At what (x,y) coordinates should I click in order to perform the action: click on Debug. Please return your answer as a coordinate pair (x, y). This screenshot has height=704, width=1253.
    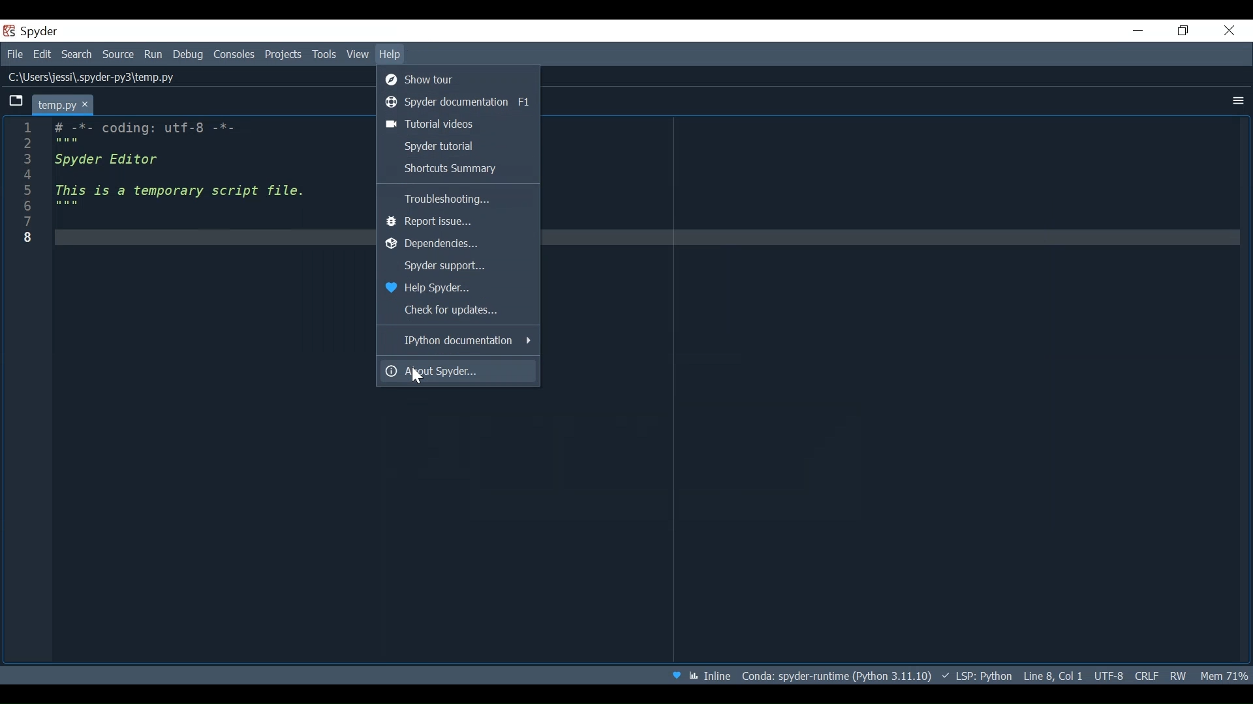
    Looking at the image, I should click on (187, 55).